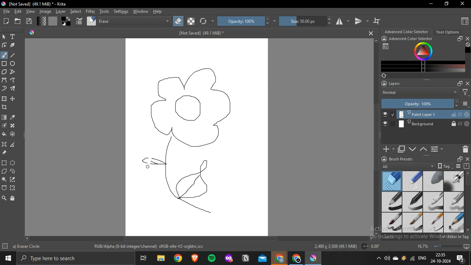 The image size is (471, 265). I want to click on close, so click(468, 83).